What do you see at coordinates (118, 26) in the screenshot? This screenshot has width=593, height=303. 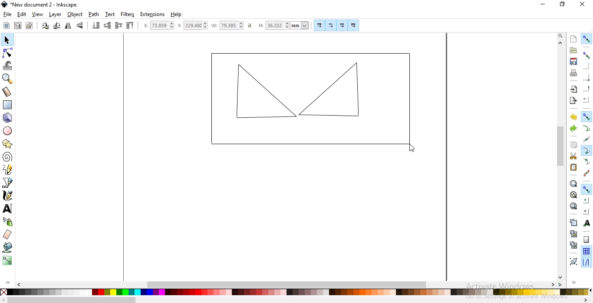 I see `raise selection one step` at bounding box center [118, 26].